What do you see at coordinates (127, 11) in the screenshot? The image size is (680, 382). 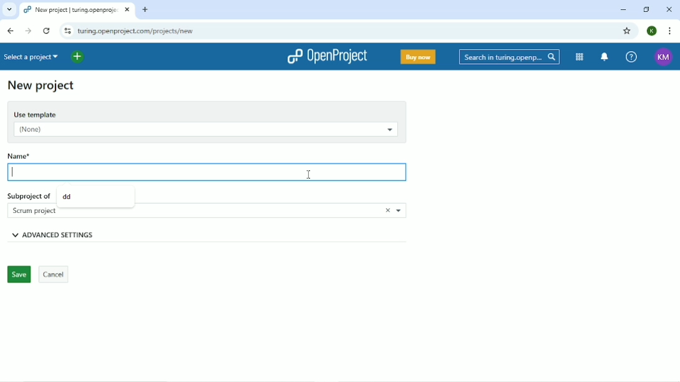 I see `close` at bounding box center [127, 11].